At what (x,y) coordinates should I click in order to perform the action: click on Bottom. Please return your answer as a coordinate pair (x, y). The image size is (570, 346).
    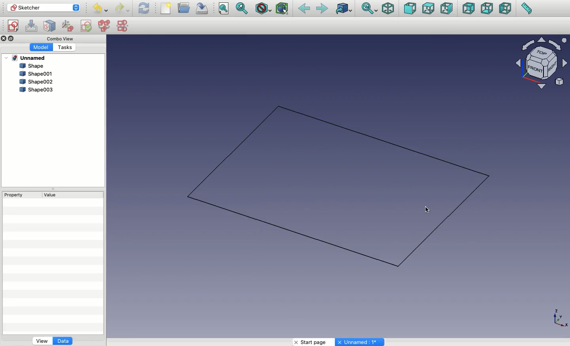
    Looking at the image, I should click on (487, 9).